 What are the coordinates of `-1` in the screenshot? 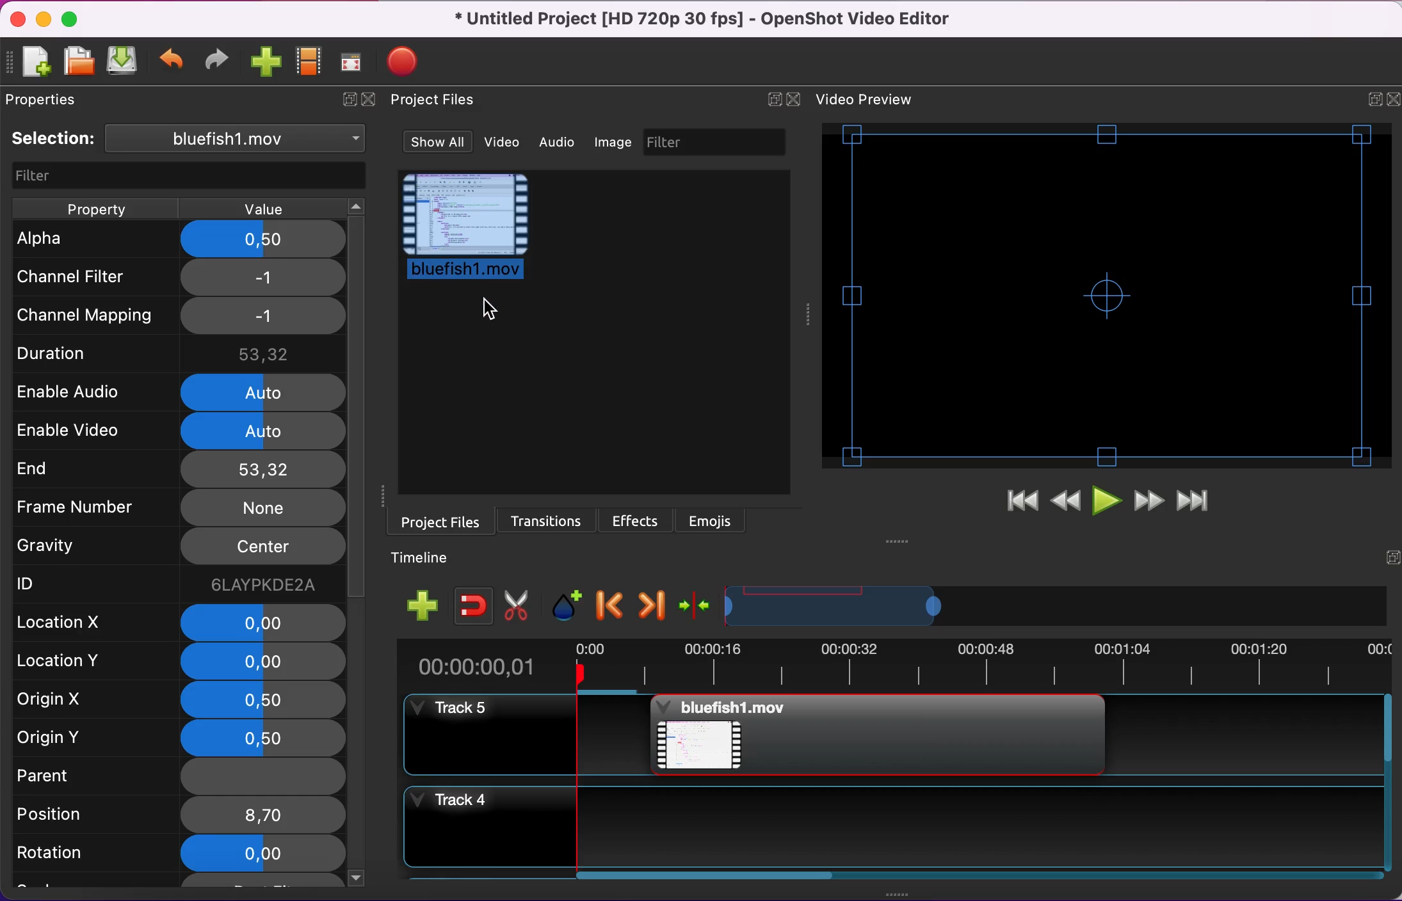 It's located at (263, 278).